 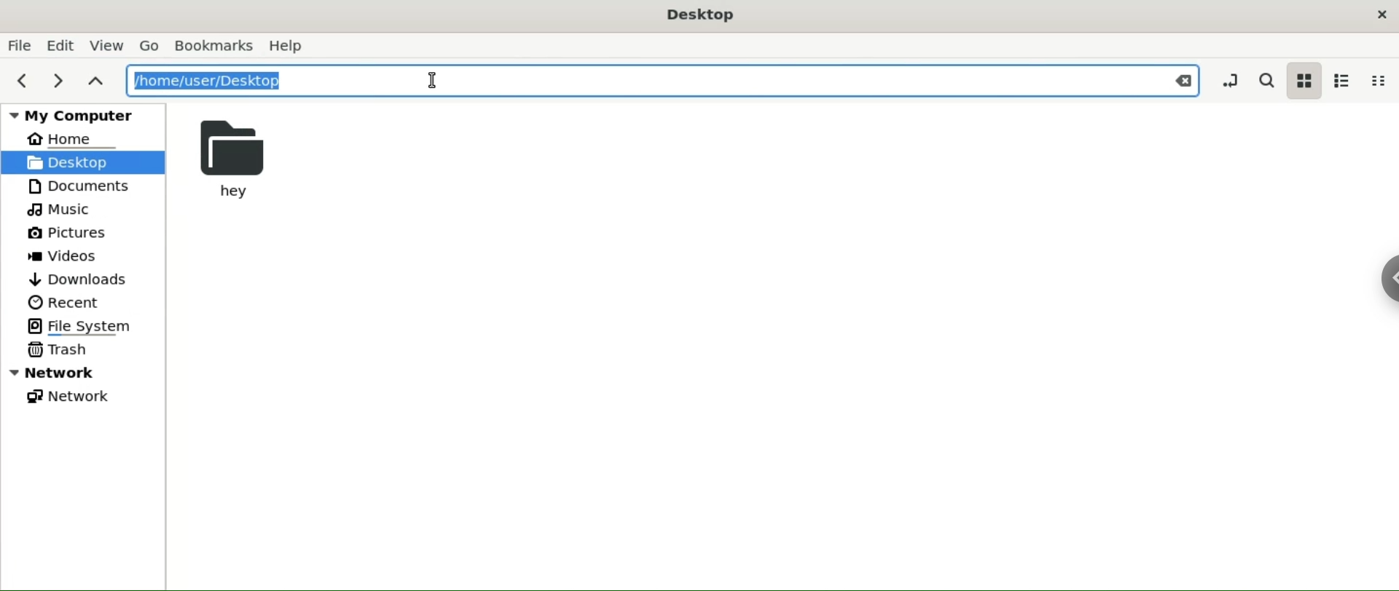 What do you see at coordinates (55, 83) in the screenshot?
I see `next` at bounding box center [55, 83].